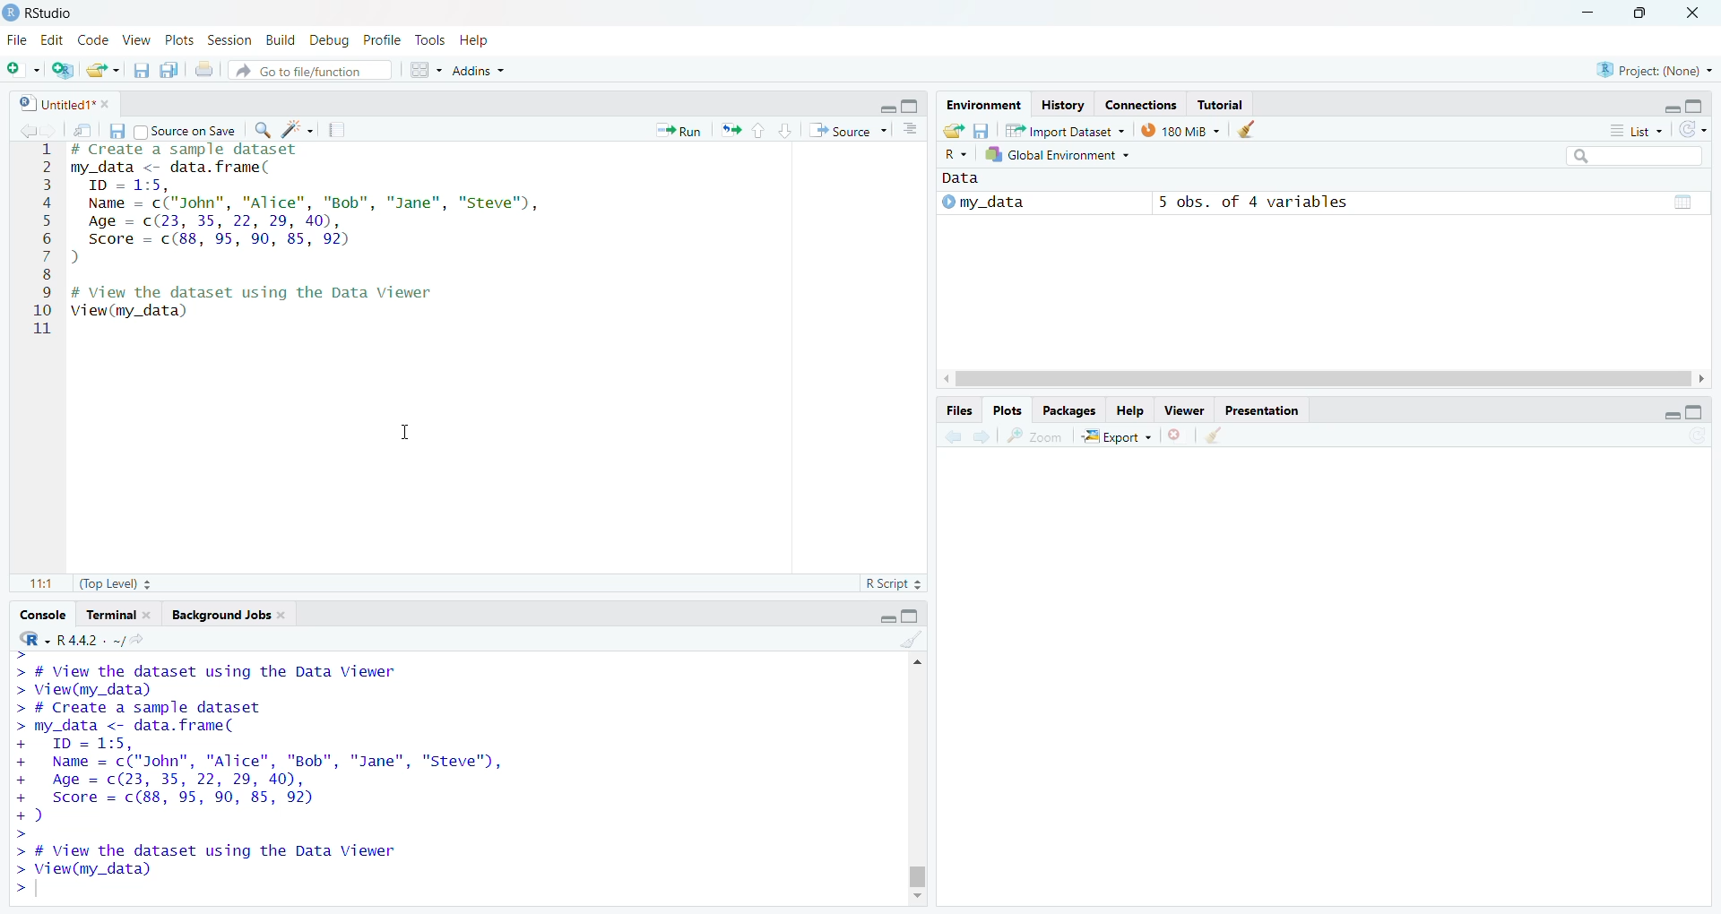 The height and width of the screenshot is (914, 1721). I want to click on Search in file, so click(82, 129).